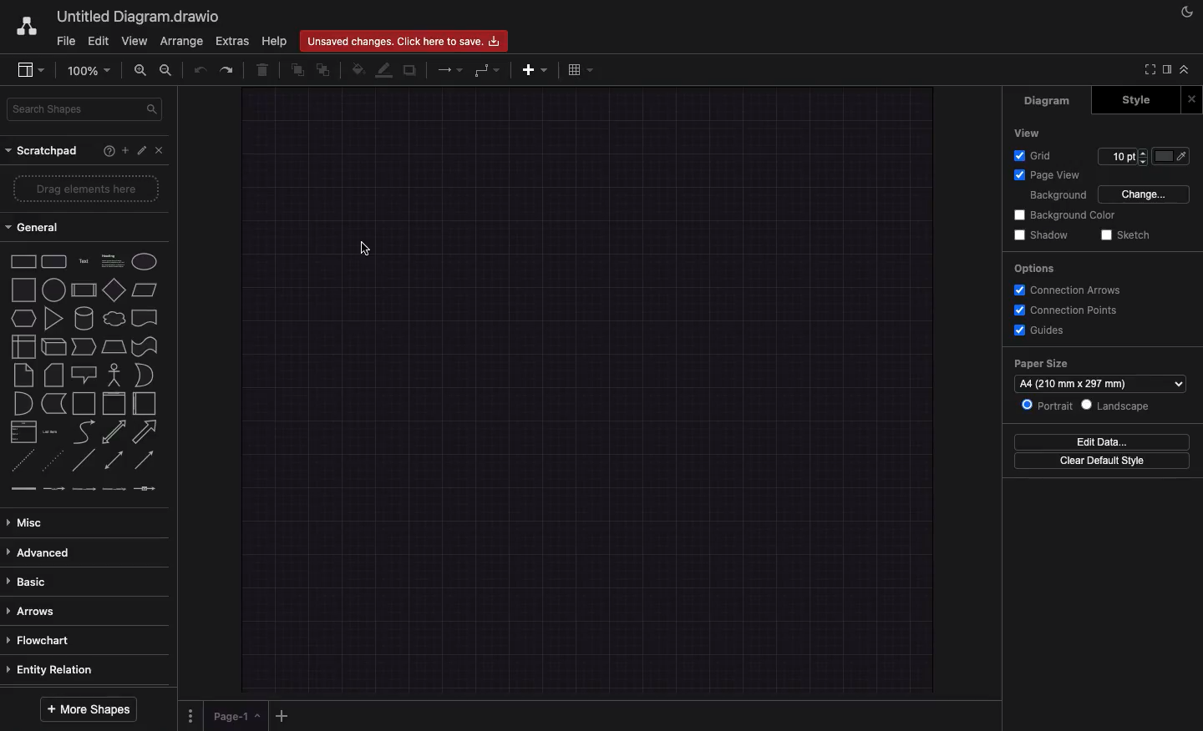  What do you see at coordinates (84, 461) in the screenshot?
I see `line` at bounding box center [84, 461].